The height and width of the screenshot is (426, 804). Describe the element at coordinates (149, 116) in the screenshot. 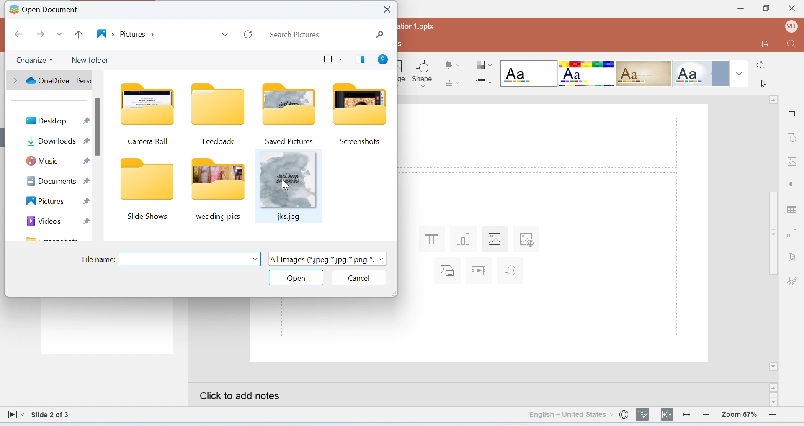

I see `folder-1` at that location.